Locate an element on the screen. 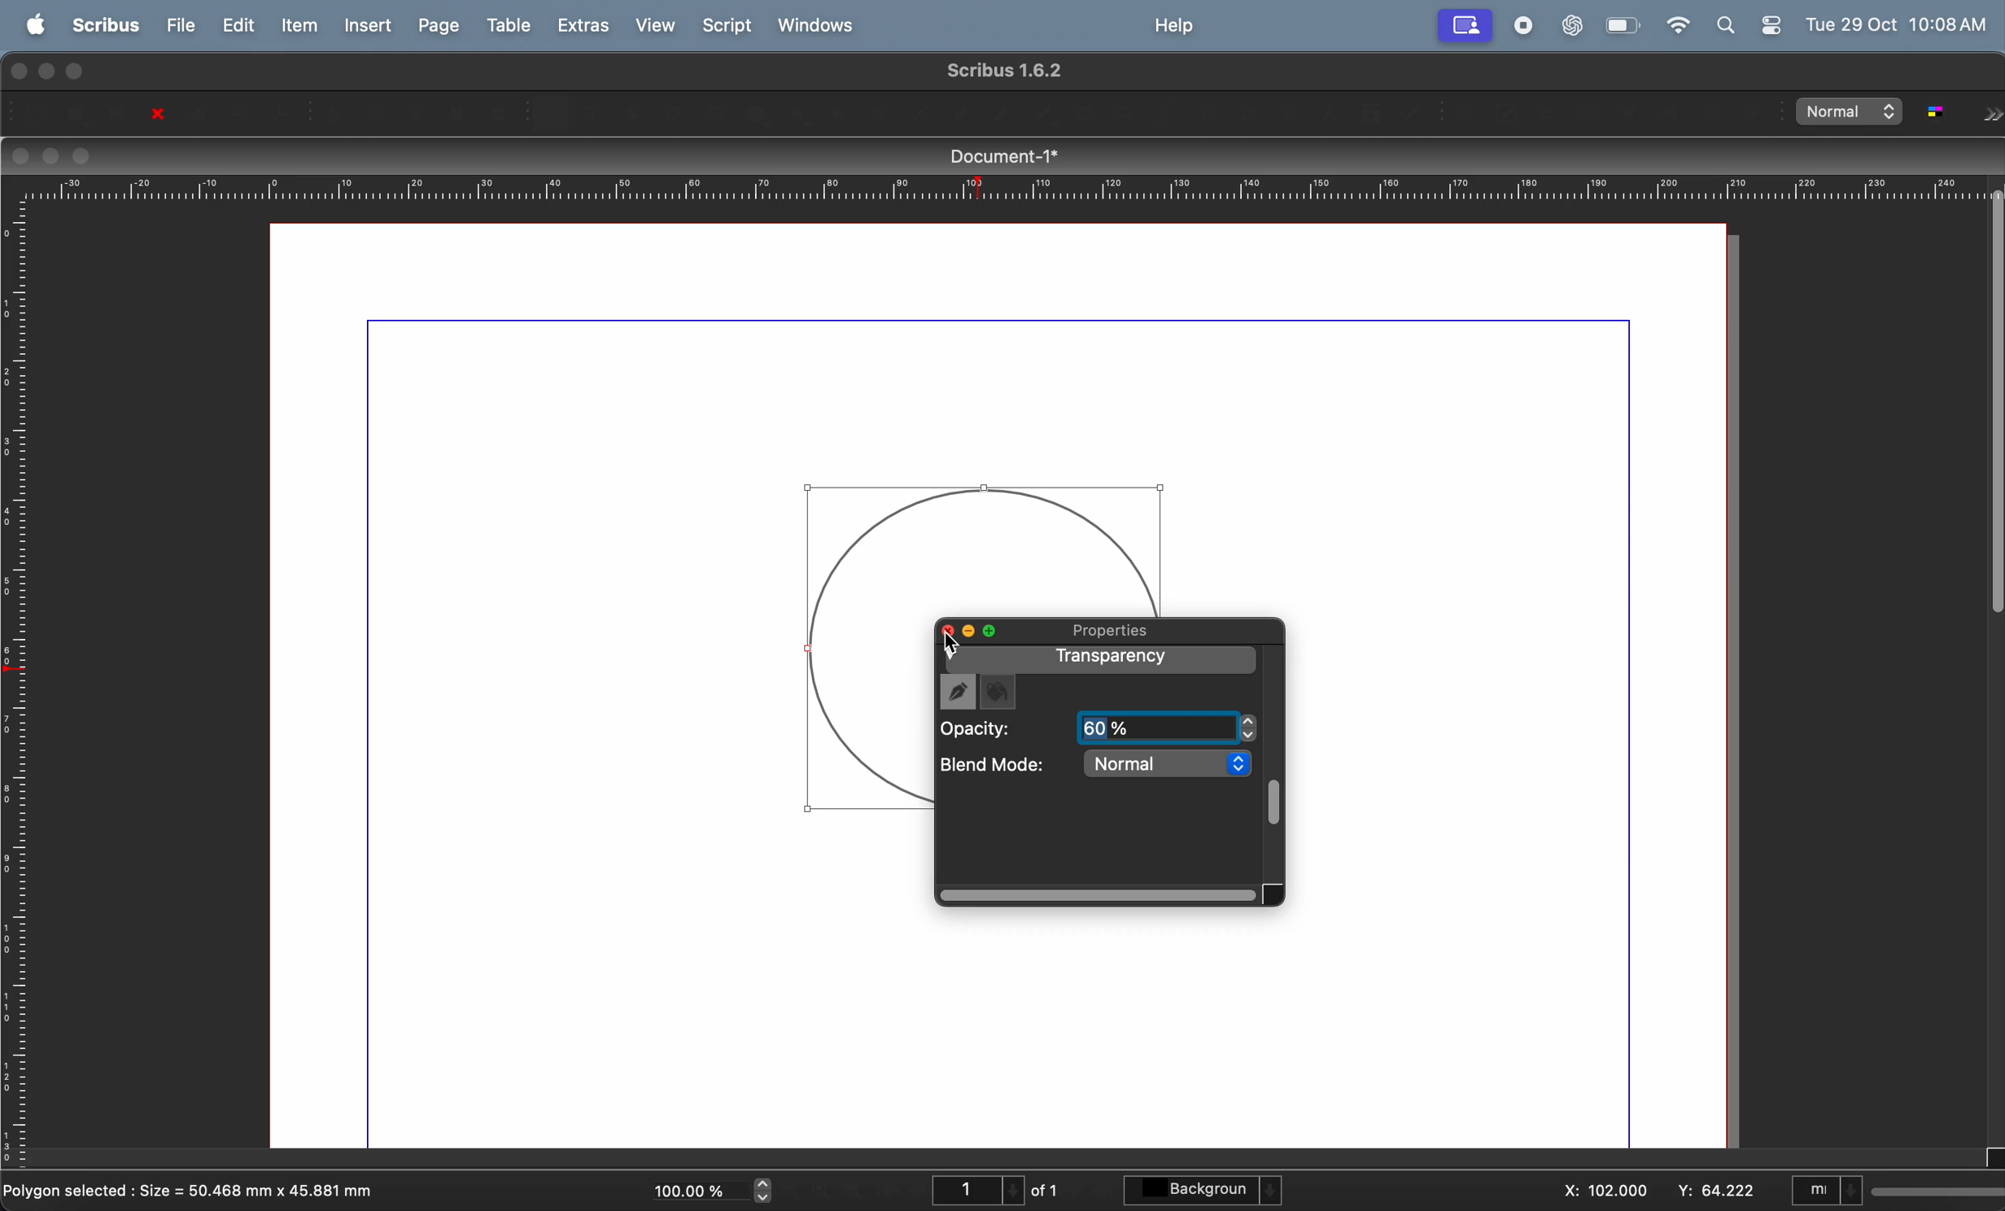 This screenshot has width=2005, height=1211. record is located at coordinates (1521, 27).